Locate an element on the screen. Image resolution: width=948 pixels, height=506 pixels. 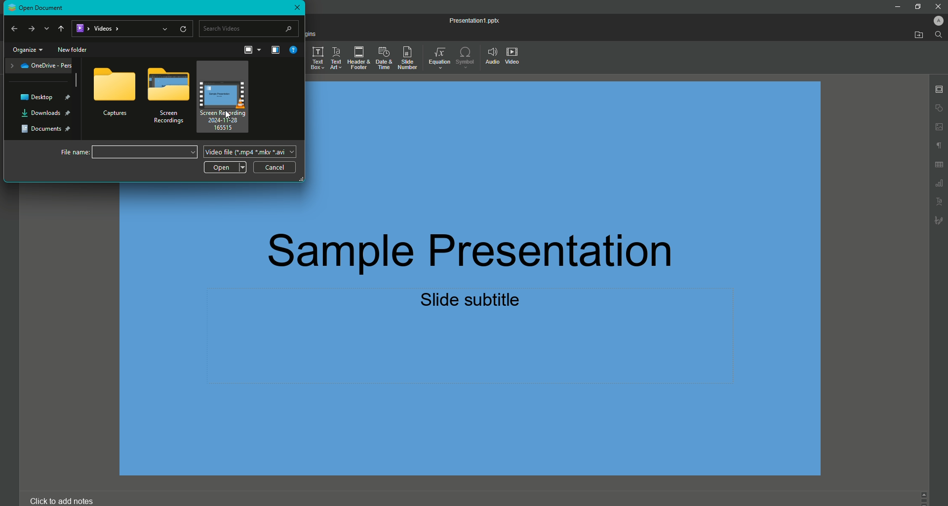
Symbol is located at coordinates (465, 57).